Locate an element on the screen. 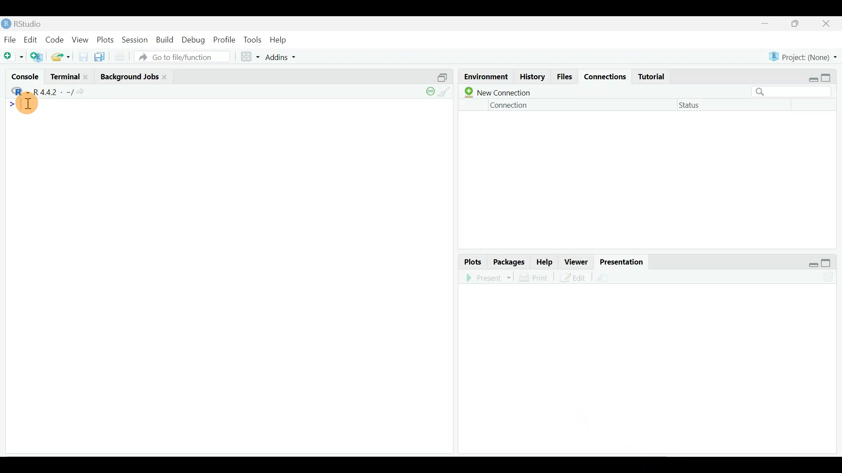  Edit is located at coordinates (573, 279).